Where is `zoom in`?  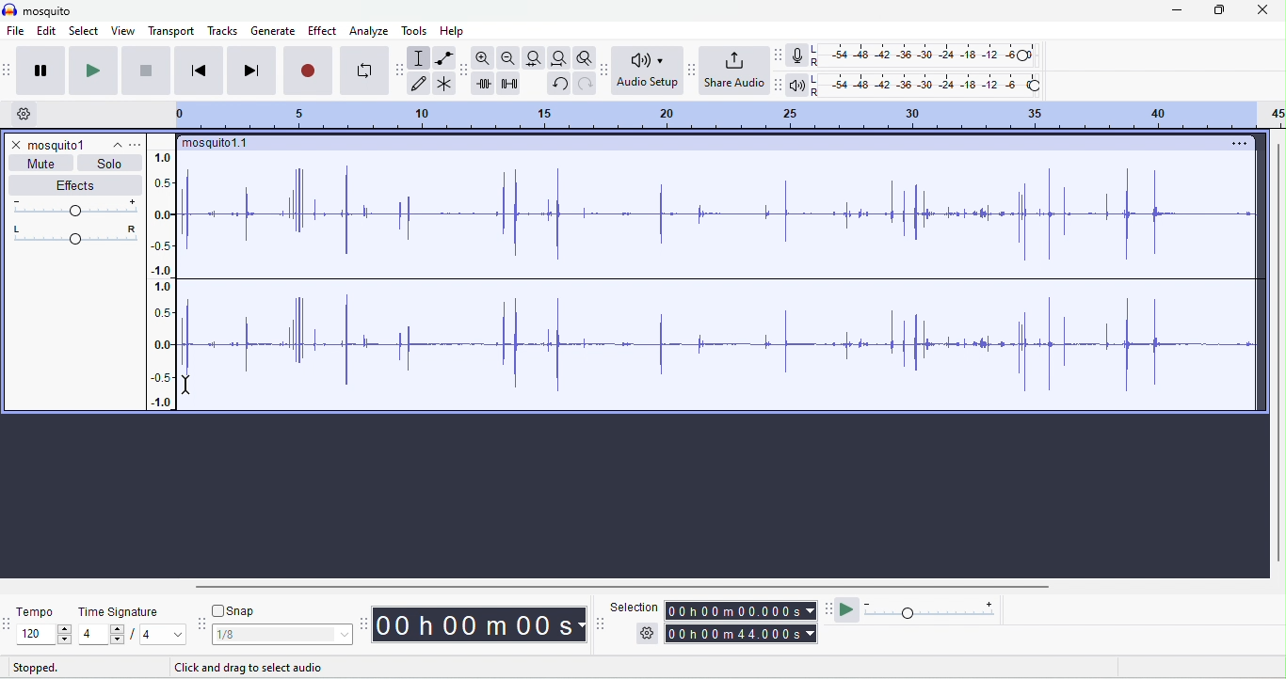 zoom in is located at coordinates (484, 58).